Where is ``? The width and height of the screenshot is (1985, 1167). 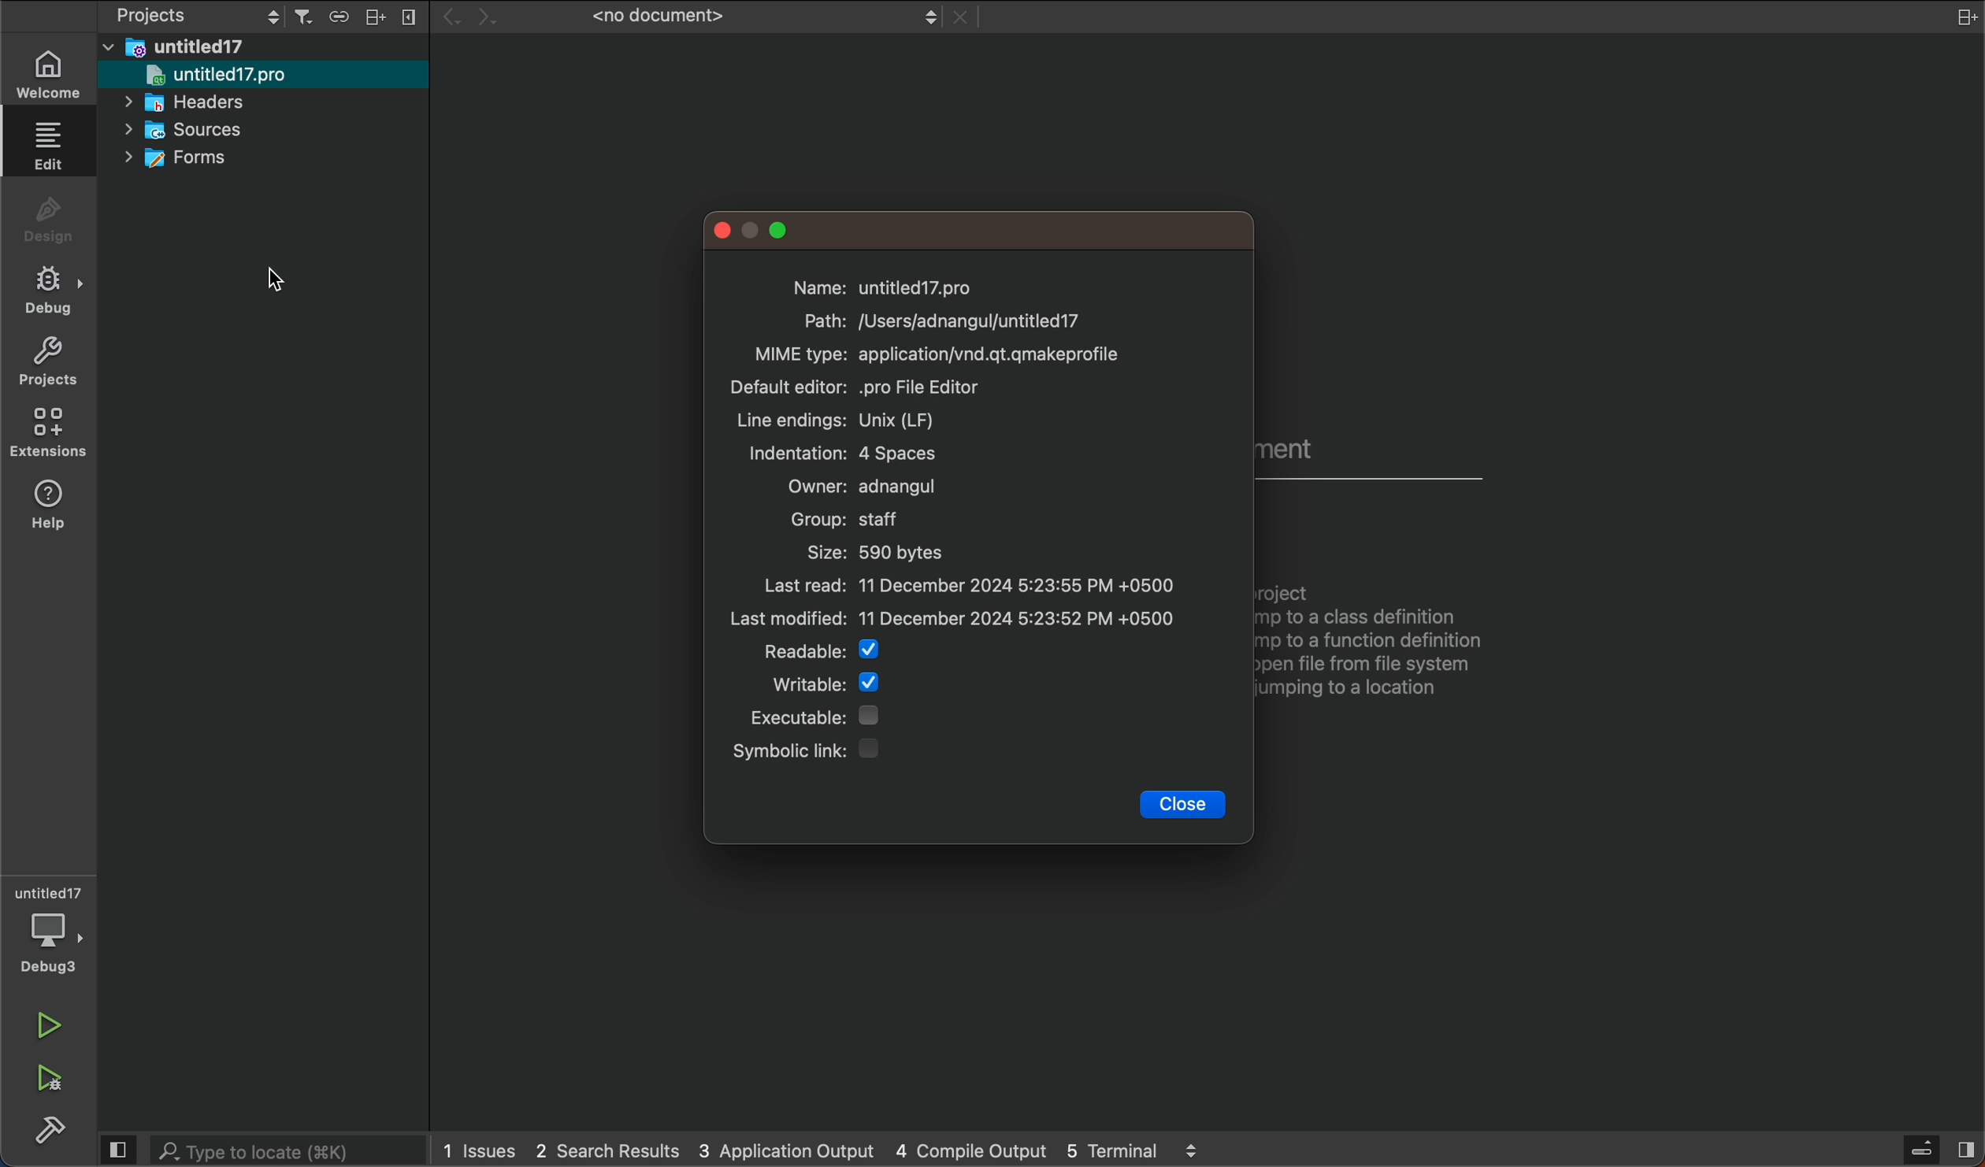  is located at coordinates (412, 17).